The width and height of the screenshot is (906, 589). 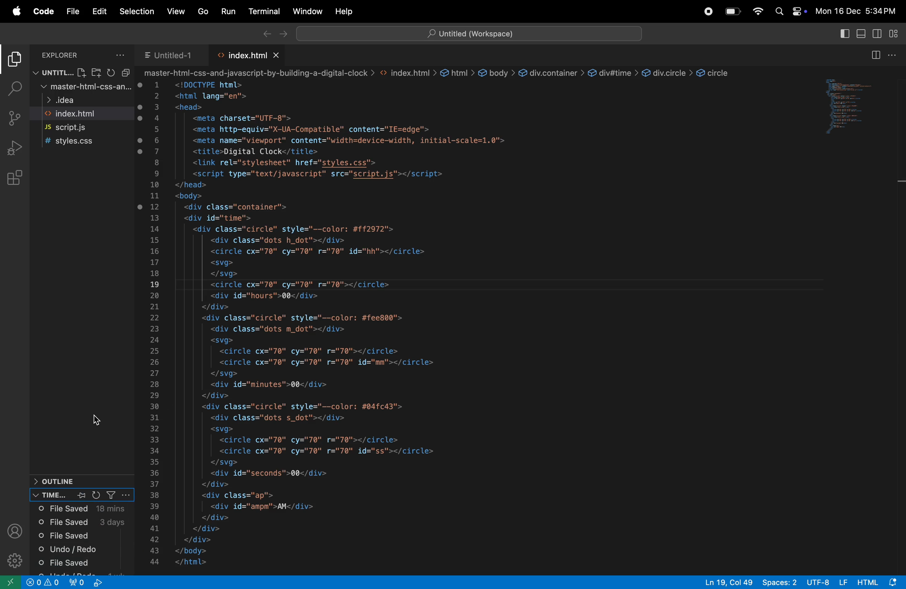 What do you see at coordinates (283, 163) in the screenshot?
I see `<link rel="stvlesheet" href="stvles.css">` at bounding box center [283, 163].